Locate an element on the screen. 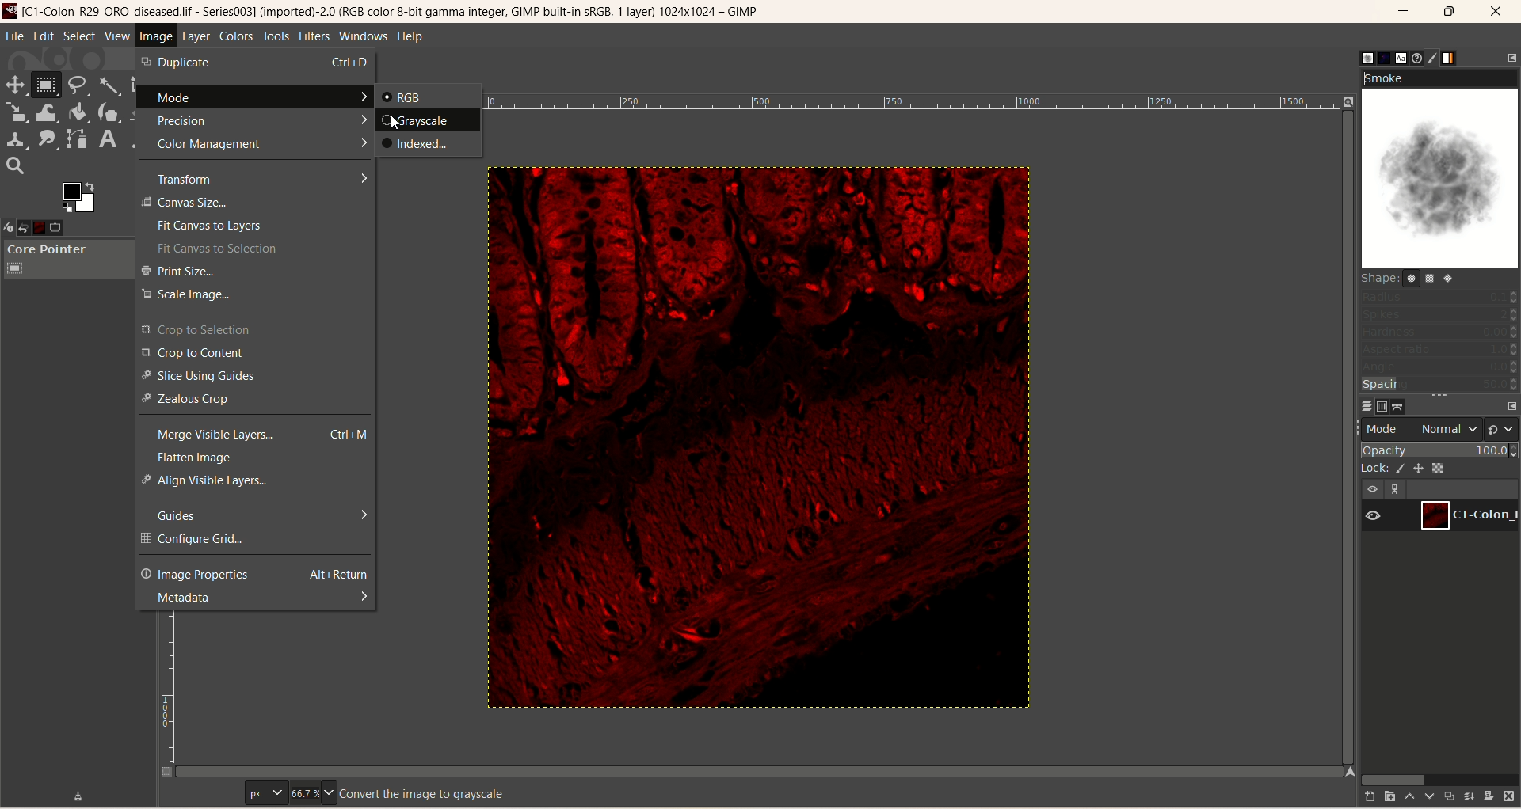 This screenshot has width=1521, height=809. scale image is located at coordinates (253, 295).